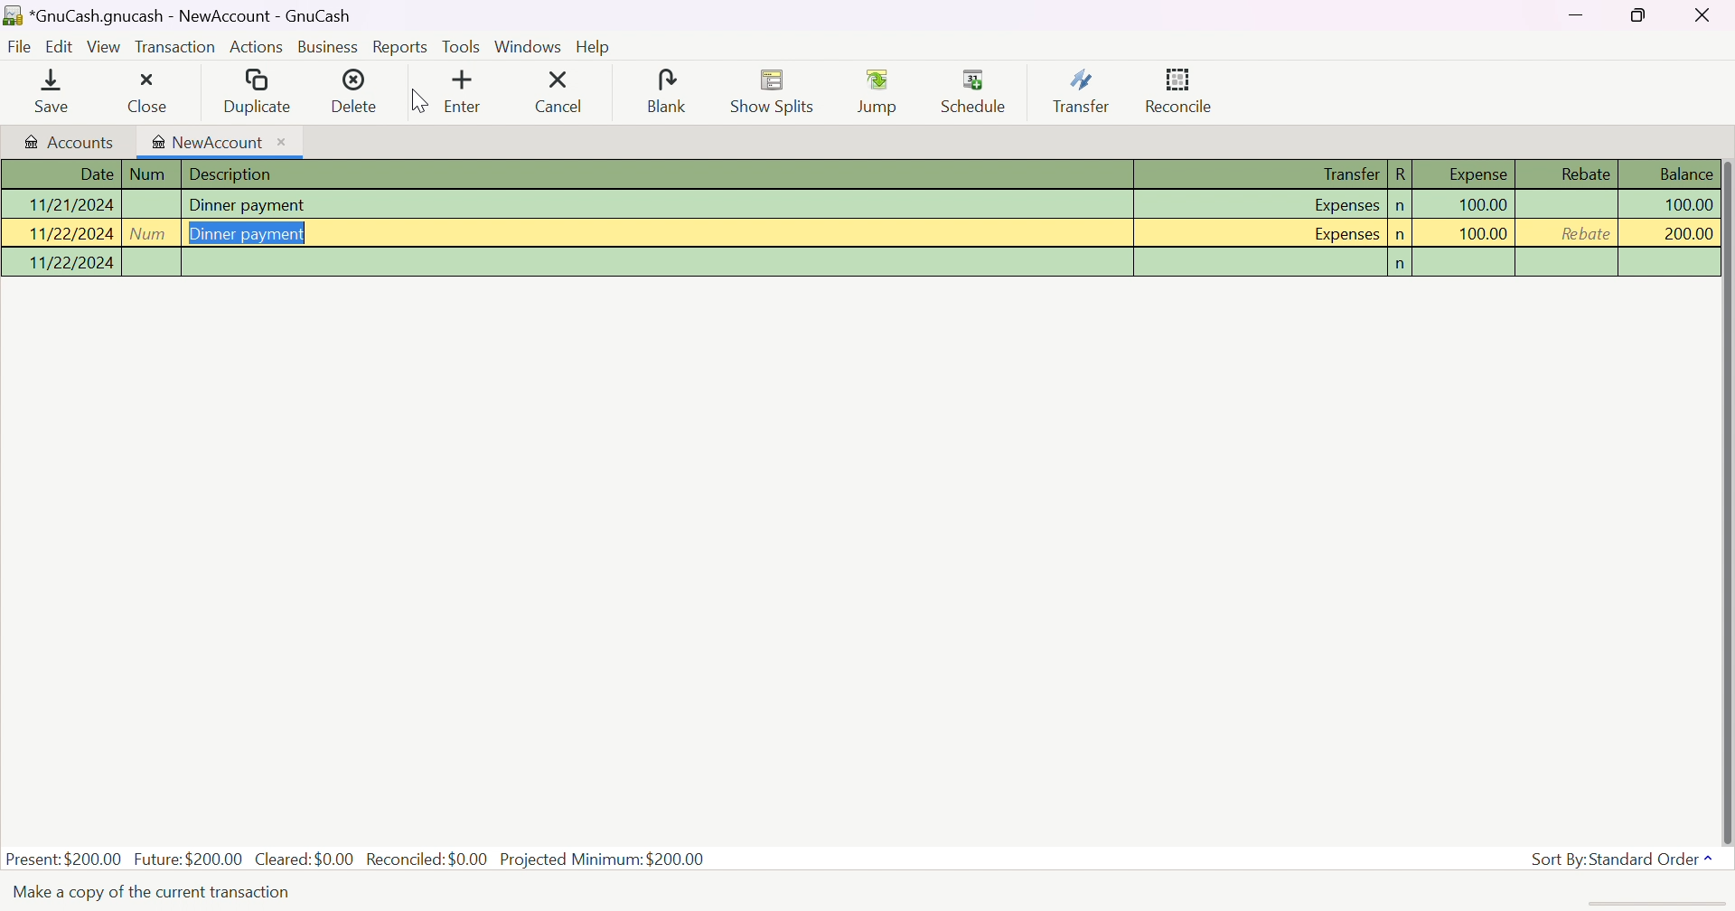  Describe the element at coordinates (69, 204) in the screenshot. I see `11/21/2024` at that location.